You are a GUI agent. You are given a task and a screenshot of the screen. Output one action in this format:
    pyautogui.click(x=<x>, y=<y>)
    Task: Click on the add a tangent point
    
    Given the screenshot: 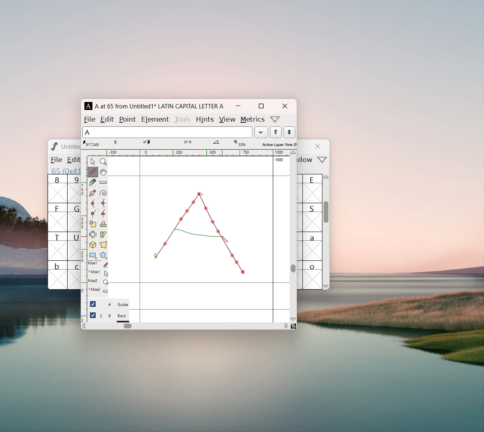 What is the action you would take?
    pyautogui.click(x=103, y=214)
    